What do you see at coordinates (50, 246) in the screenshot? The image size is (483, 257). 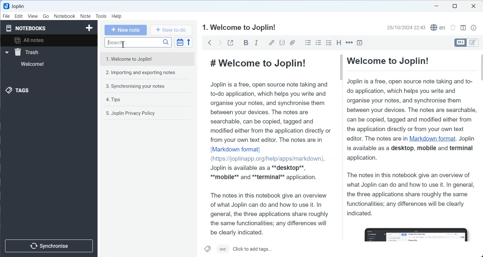 I see `Synchronise` at bounding box center [50, 246].